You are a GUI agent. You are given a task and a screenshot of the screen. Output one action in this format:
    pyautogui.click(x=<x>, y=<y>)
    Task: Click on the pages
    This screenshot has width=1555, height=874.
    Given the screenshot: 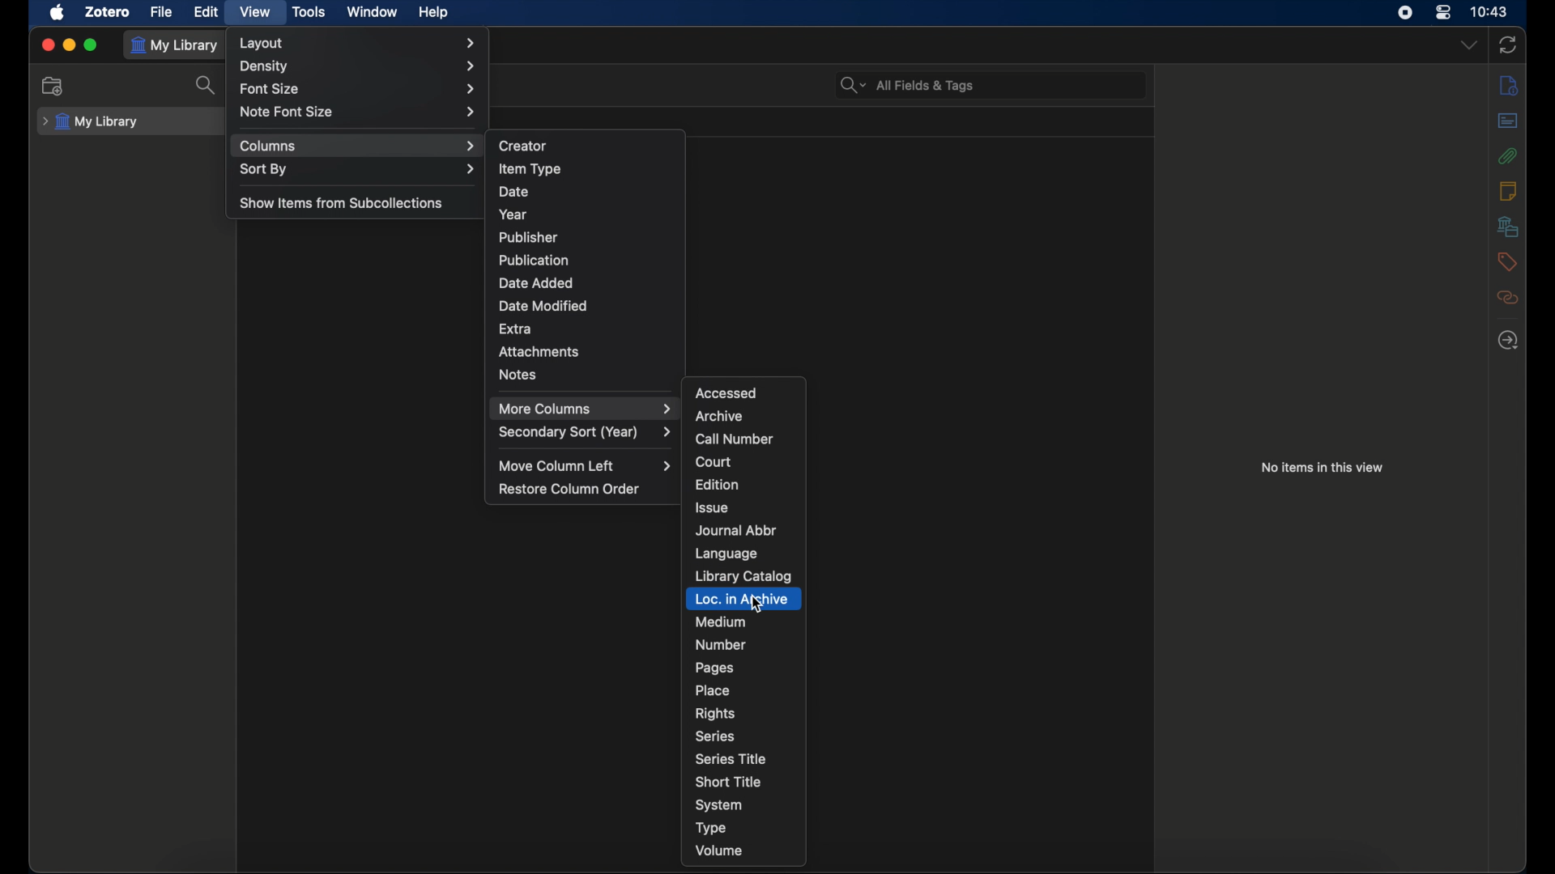 What is the action you would take?
    pyautogui.click(x=714, y=668)
    